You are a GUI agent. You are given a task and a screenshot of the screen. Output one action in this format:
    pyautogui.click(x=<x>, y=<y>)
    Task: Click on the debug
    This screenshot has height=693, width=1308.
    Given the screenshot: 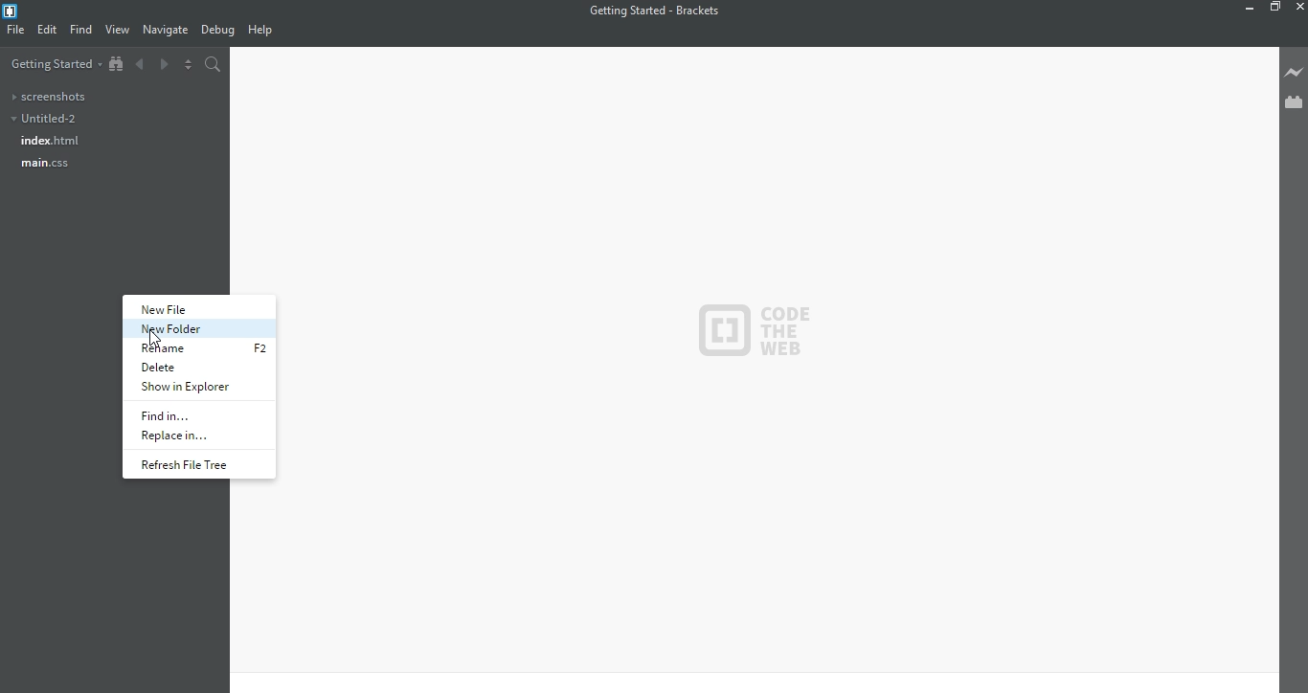 What is the action you would take?
    pyautogui.click(x=218, y=30)
    